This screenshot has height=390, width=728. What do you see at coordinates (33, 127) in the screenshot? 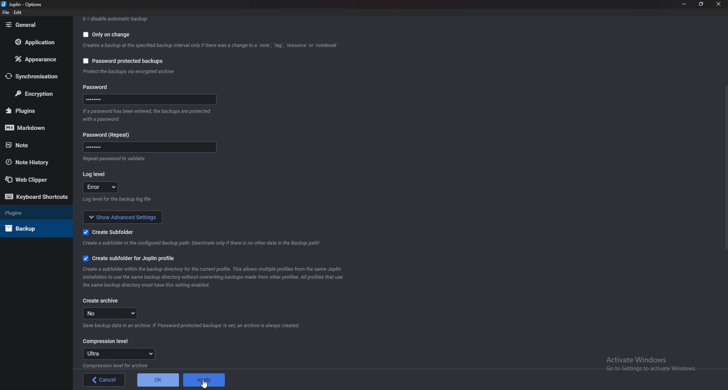
I see `markdown` at bounding box center [33, 127].